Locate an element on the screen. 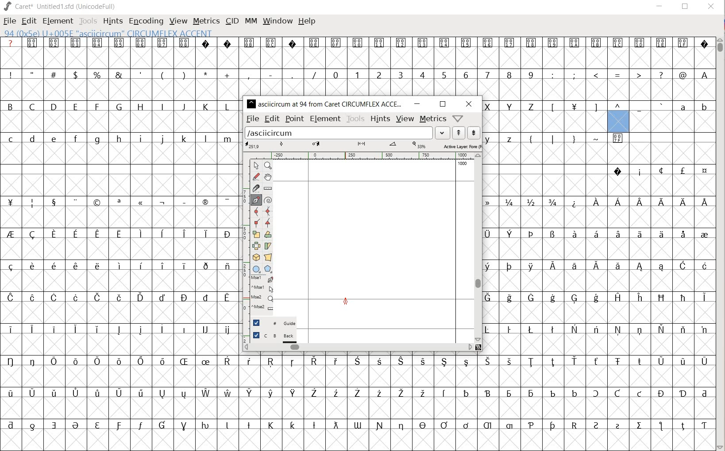 The height and width of the screenshot is (451, 725). ruler is located at coordinates (361, 156).